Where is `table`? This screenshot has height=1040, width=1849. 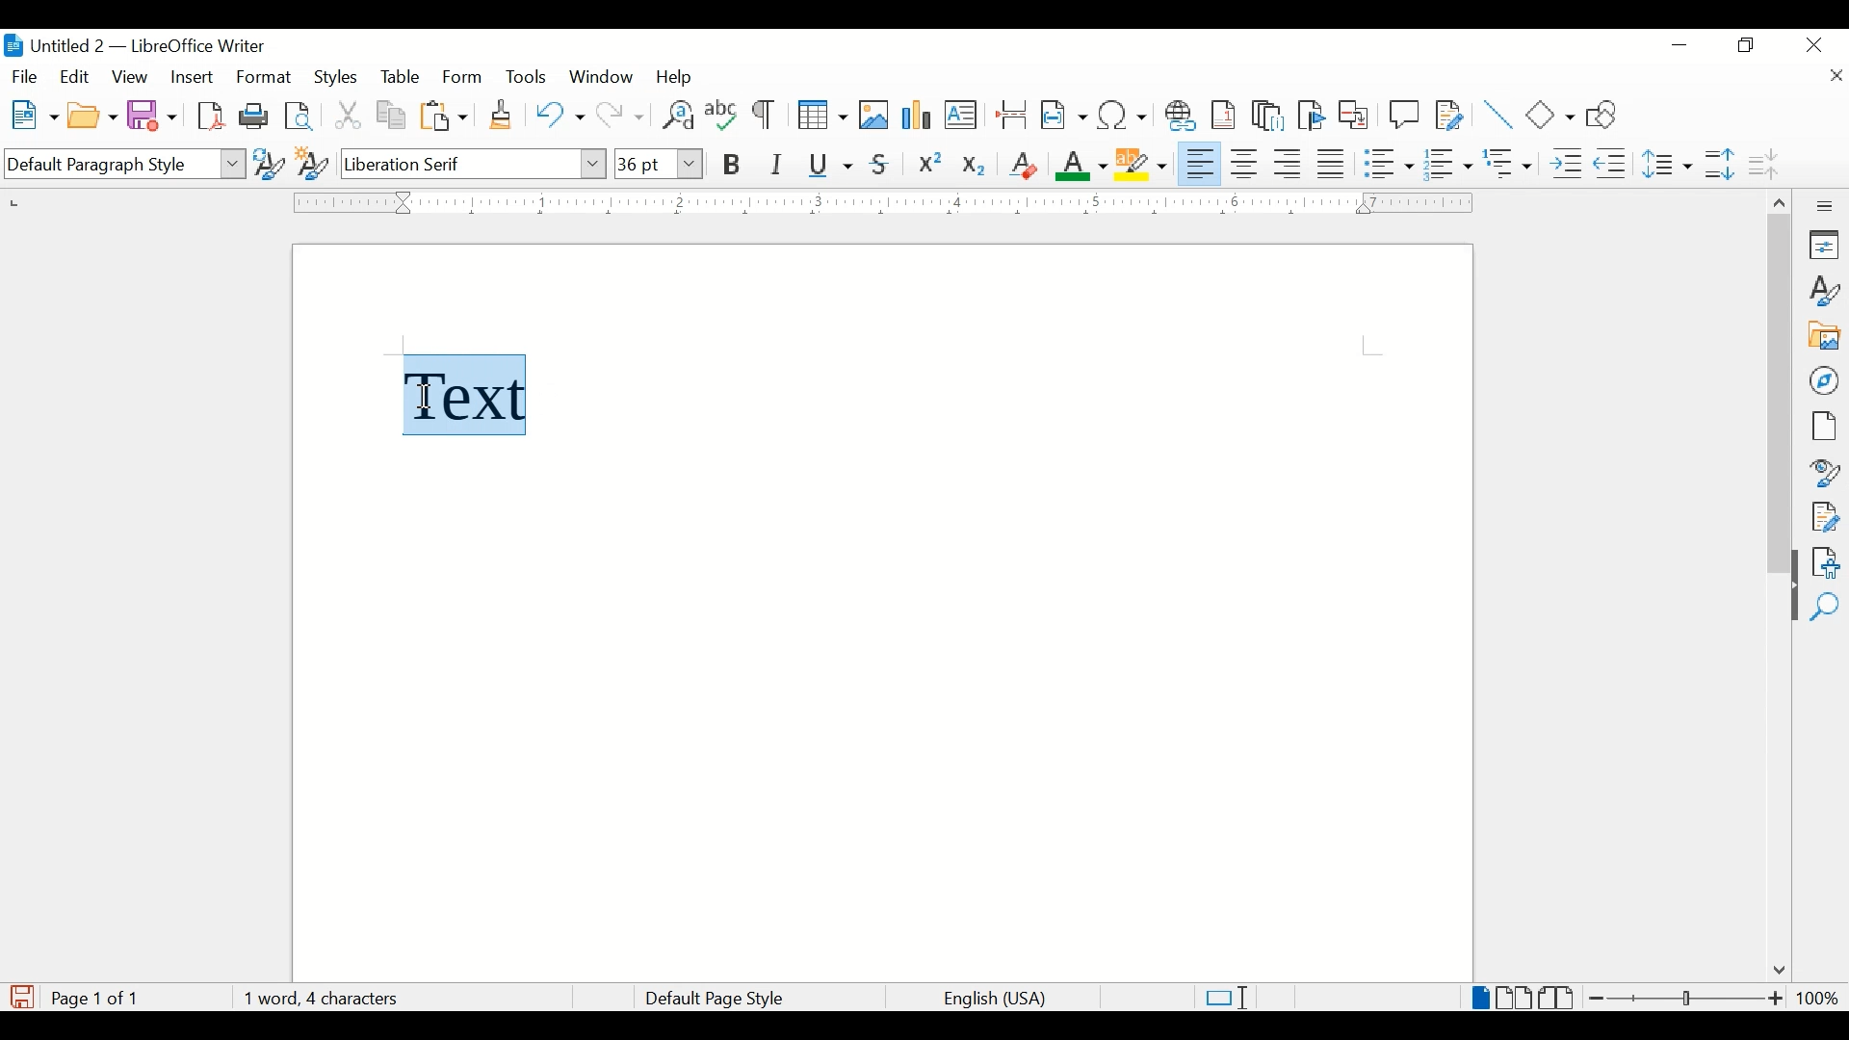
table is located at coordinates (401, 77).